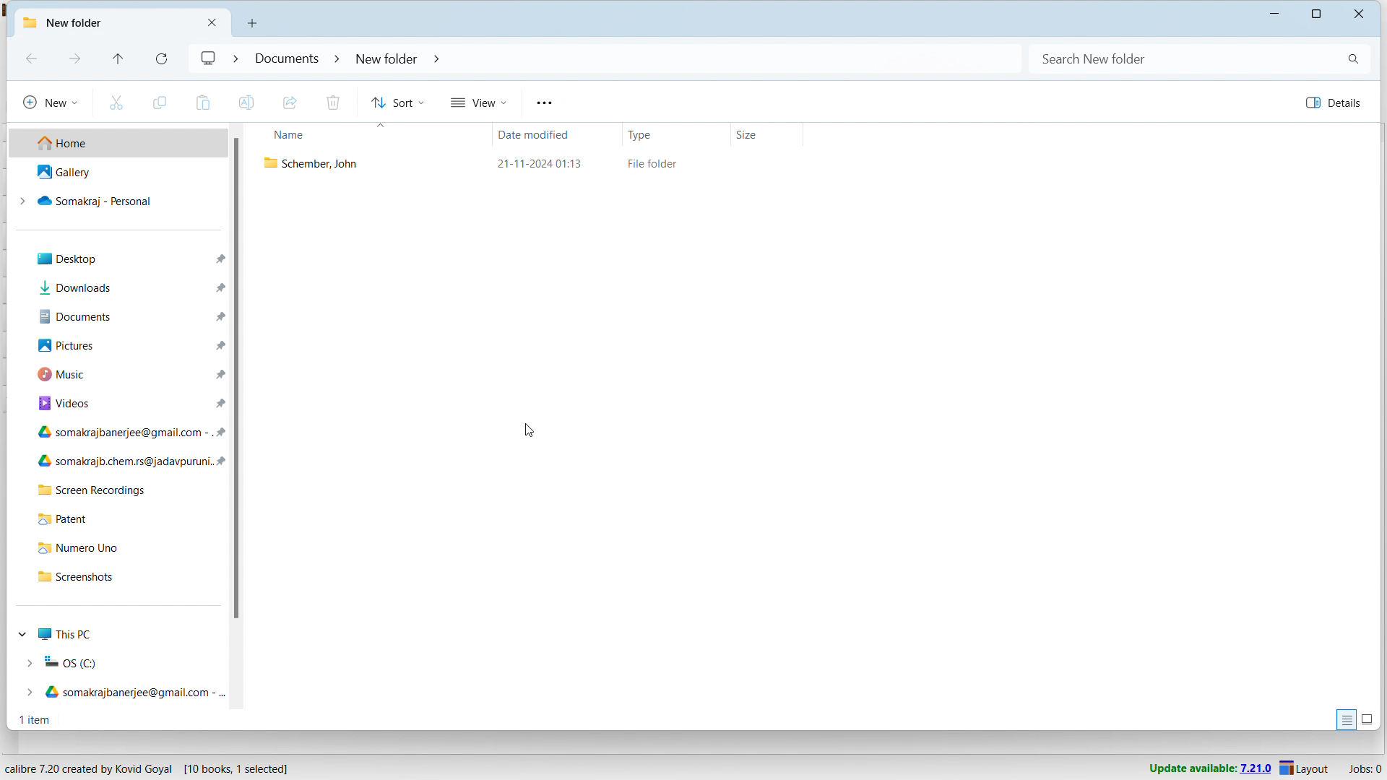 Image resolution: width=1387 pixels, height=780 pixels. I want to click on sort, so click(396, 103).